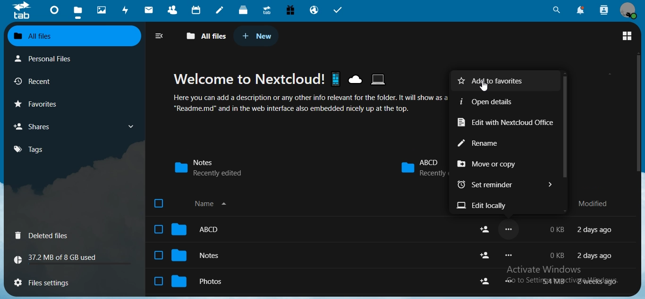  What do you see at coordinates (197, 9) in the screenshot?
I see `calendar` at bounding box center [197, 9].